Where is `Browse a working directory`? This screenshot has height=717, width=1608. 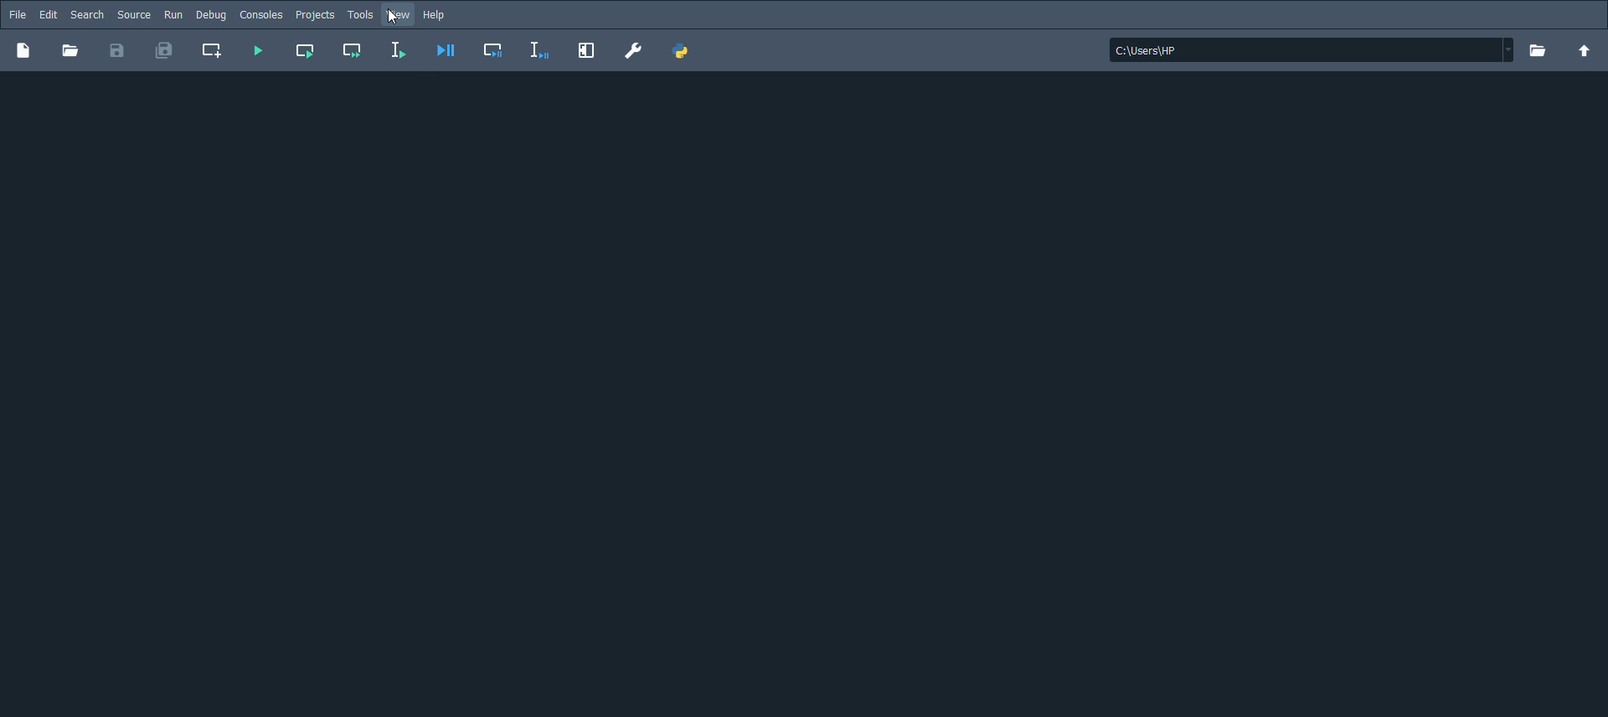 Browse a working directory is located at coordinates (1540, 51).